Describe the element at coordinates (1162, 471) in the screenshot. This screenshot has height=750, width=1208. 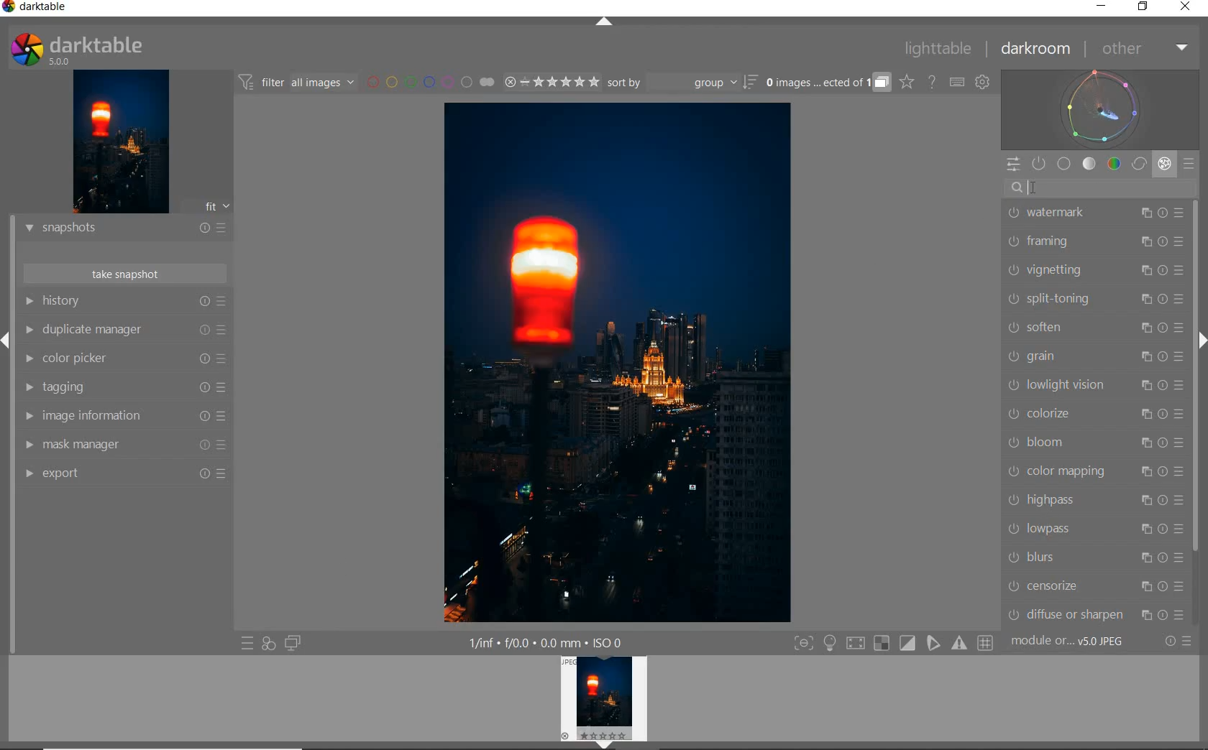
I see `Reset` at that location.